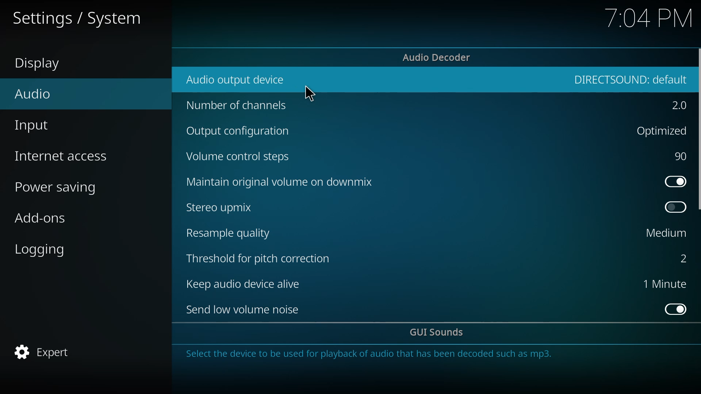 The height and width of the screenshot is (394, 701). Describe the element at coordinates (678, 258) in the screenshot. I see `2` at that location.